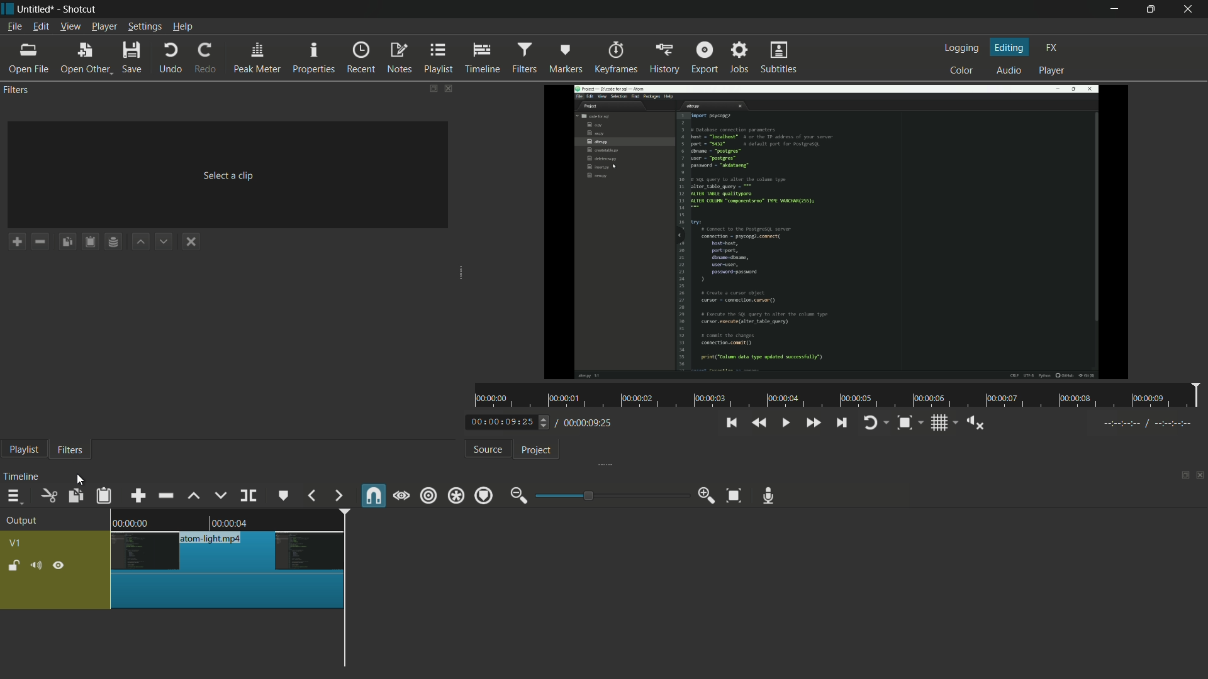 This screenshot has width=1208, height=679. I want to click on video in timeline, so click(235, 518).